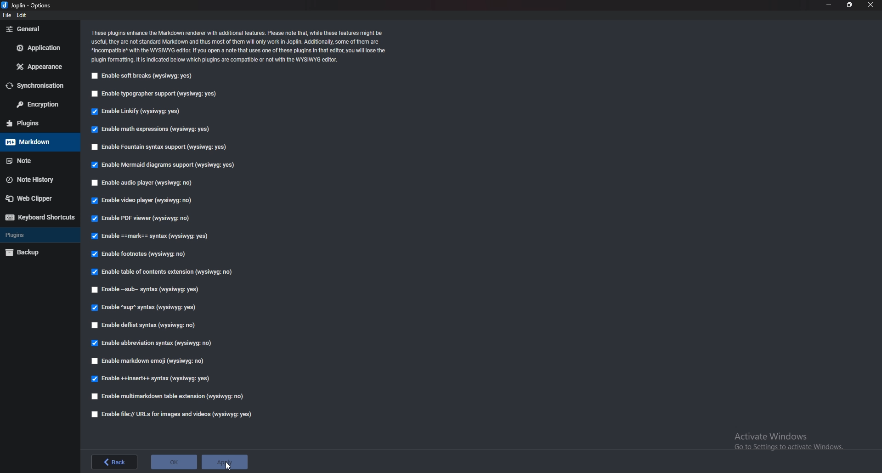  What do you see at coordinates (849, 5) in the screenshot?
I see `resize` at bounding box center [849, 5].